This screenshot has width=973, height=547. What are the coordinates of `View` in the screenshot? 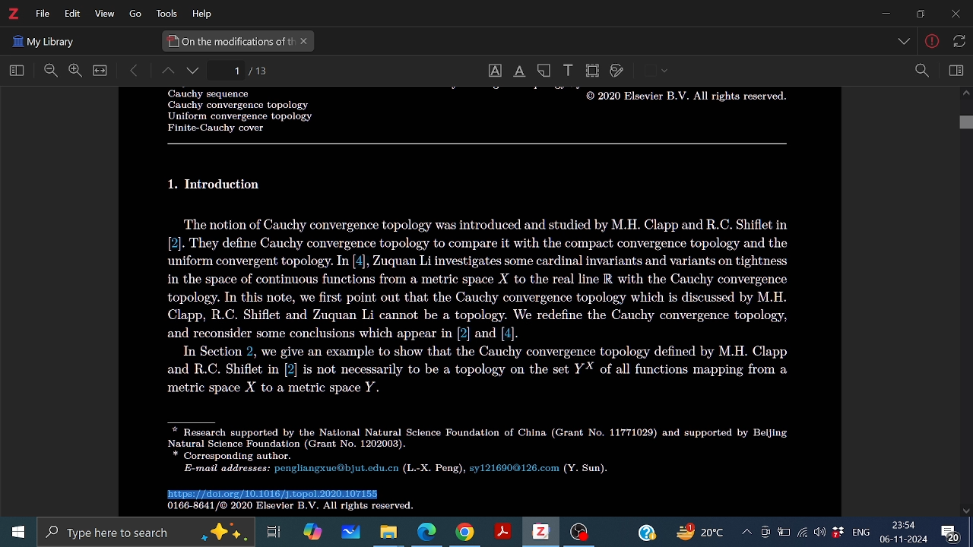 It's located at (103, 14).